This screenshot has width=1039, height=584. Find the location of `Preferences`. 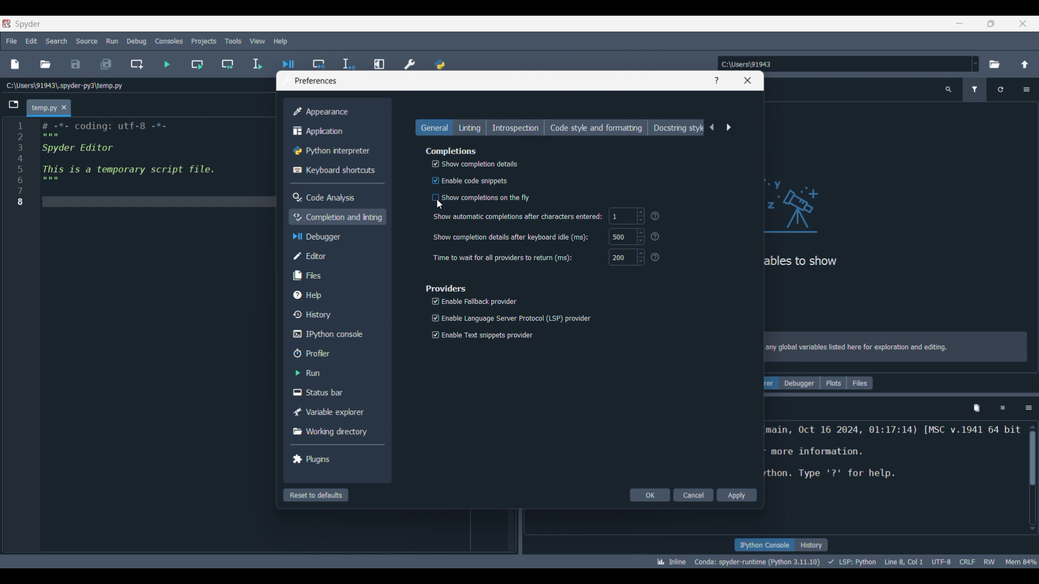

Preferences is located at coordinates (410, 61).